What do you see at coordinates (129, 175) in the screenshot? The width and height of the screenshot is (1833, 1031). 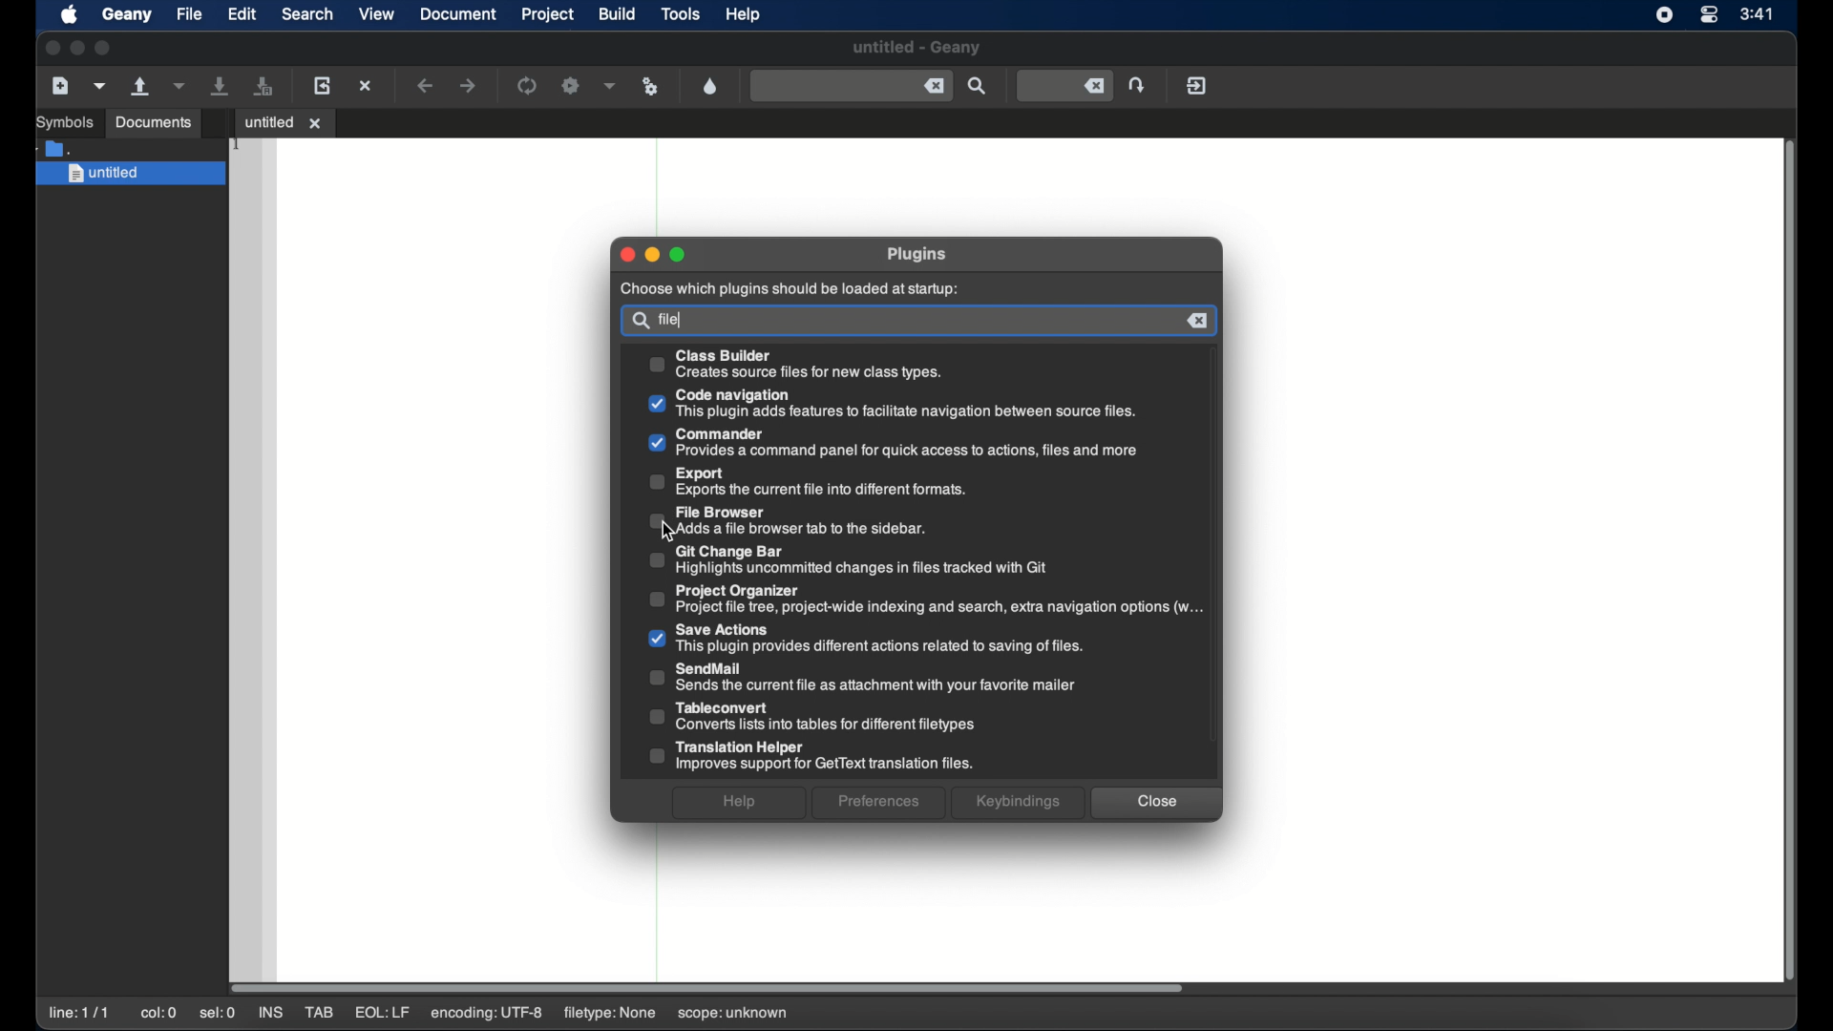 I see `untitled` at bounding box center [129, 175].